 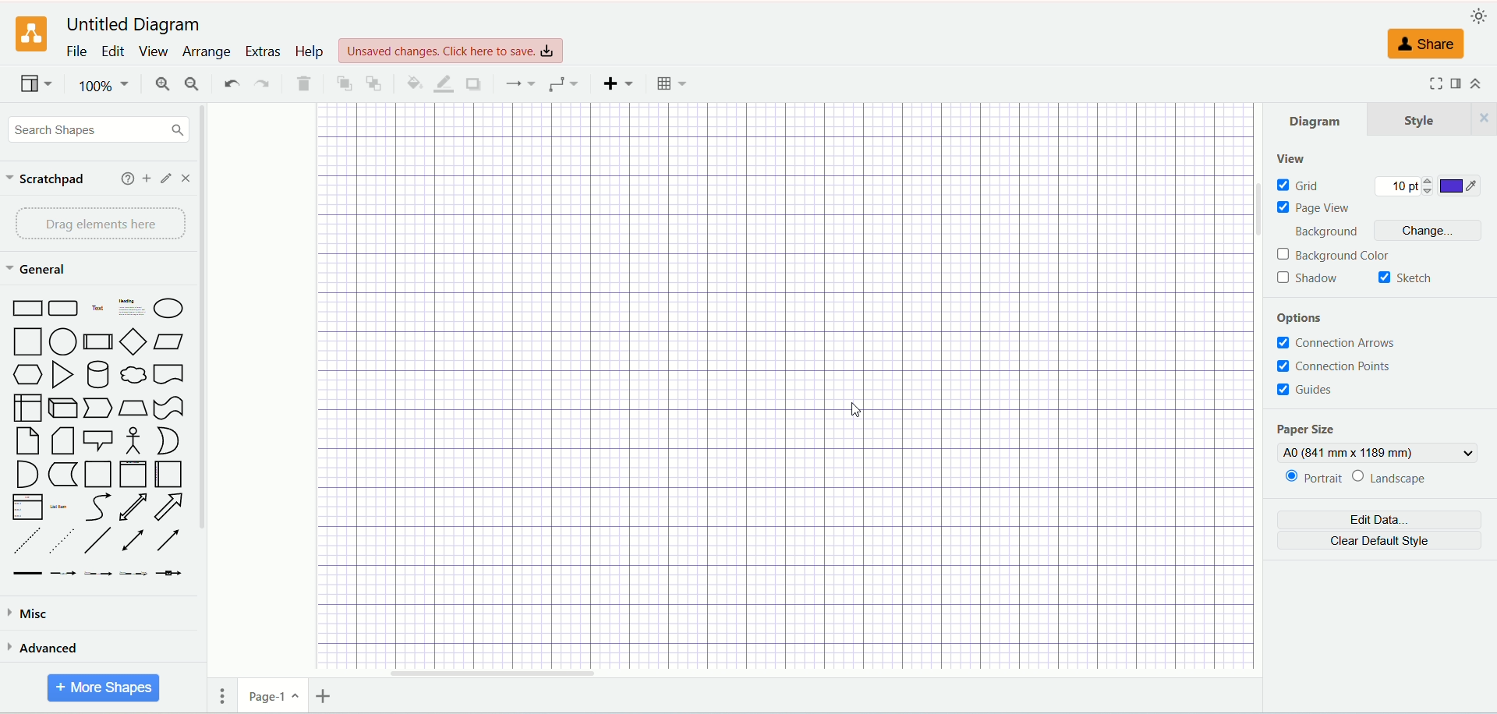 I want to click on Cylinder, so click(x=99, y=376).